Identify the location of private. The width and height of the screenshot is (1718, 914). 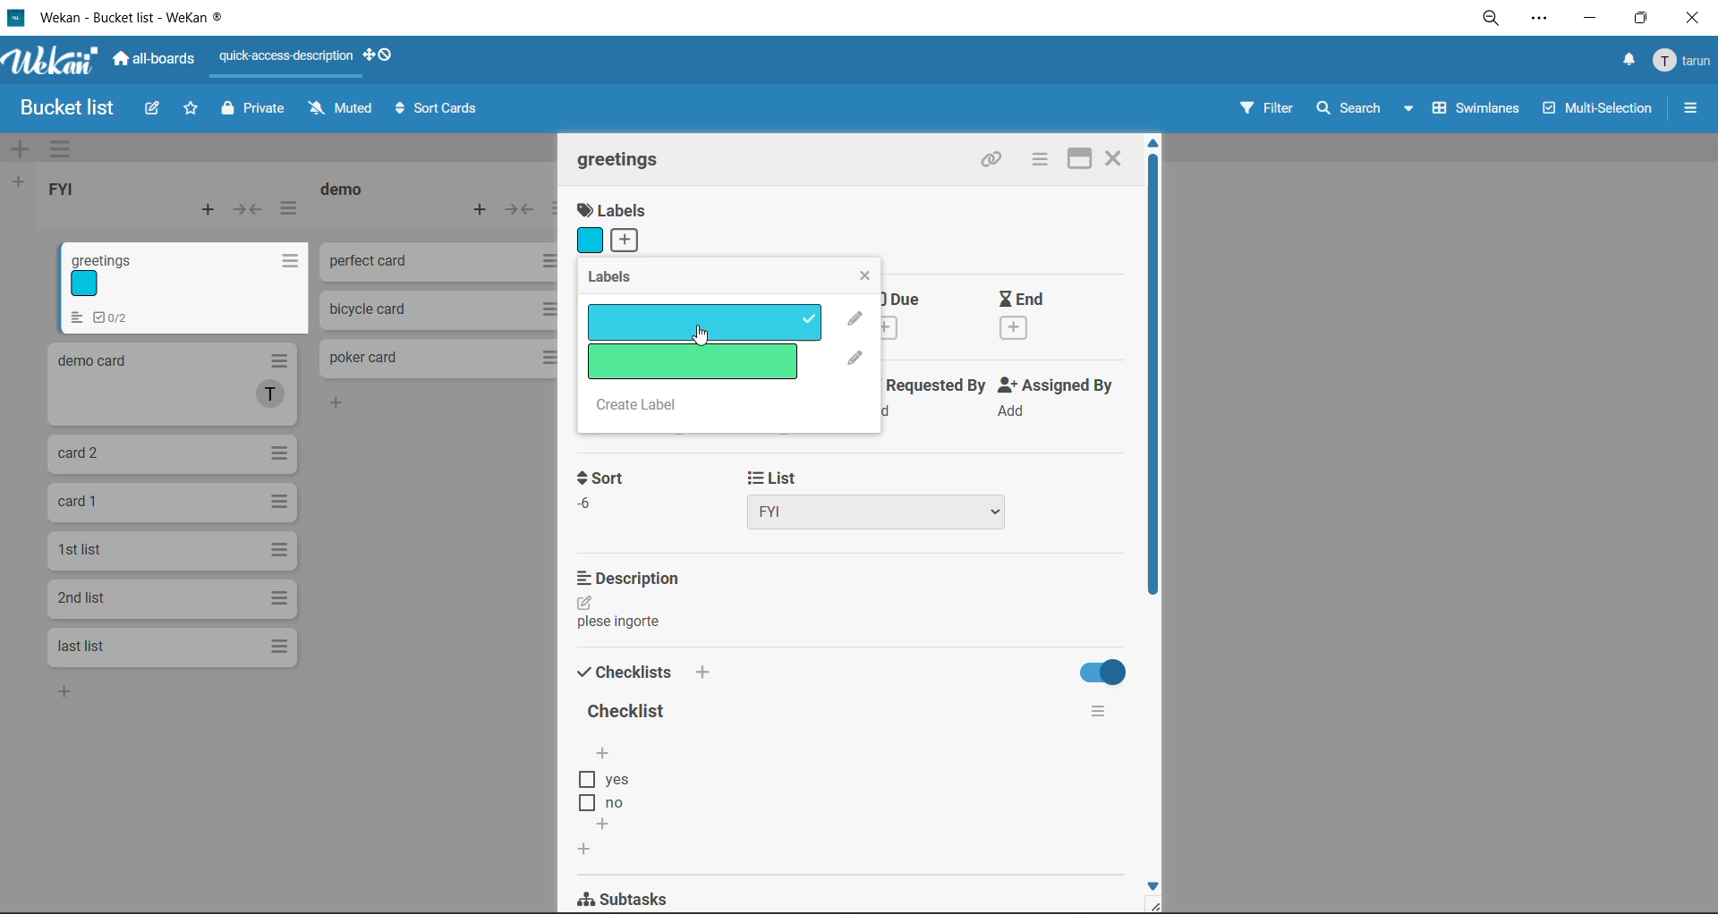
(252, 113).